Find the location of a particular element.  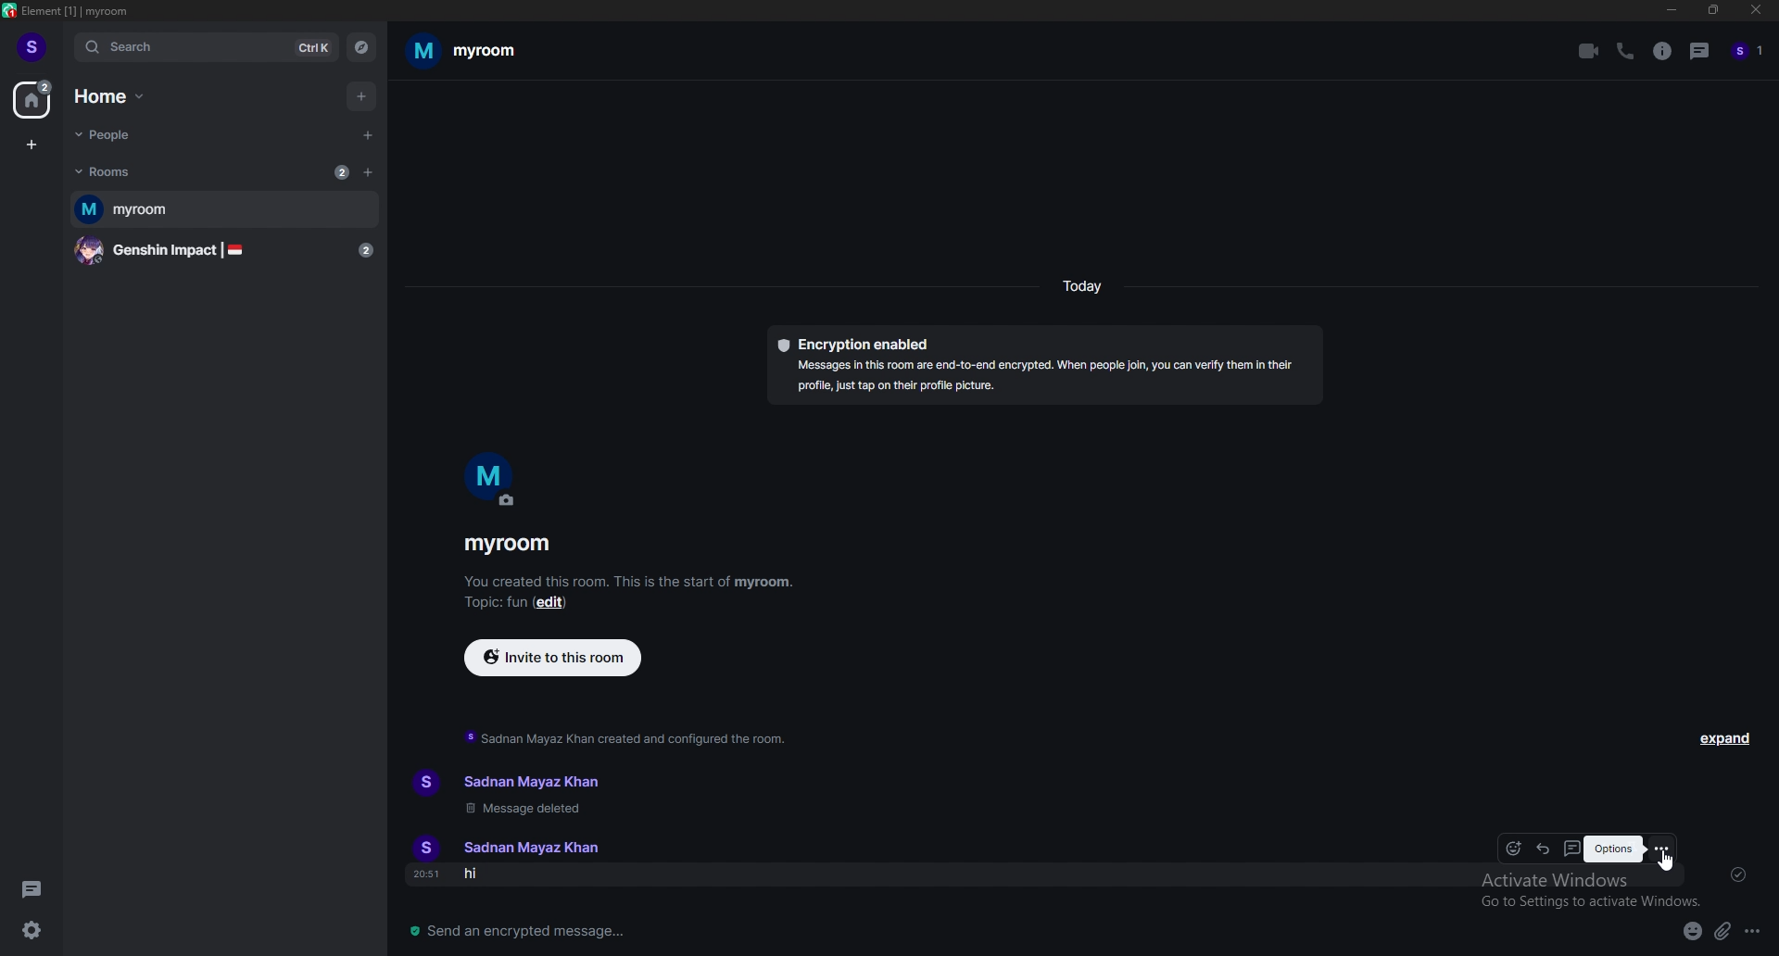

options is located at coordinates (1660, 848).